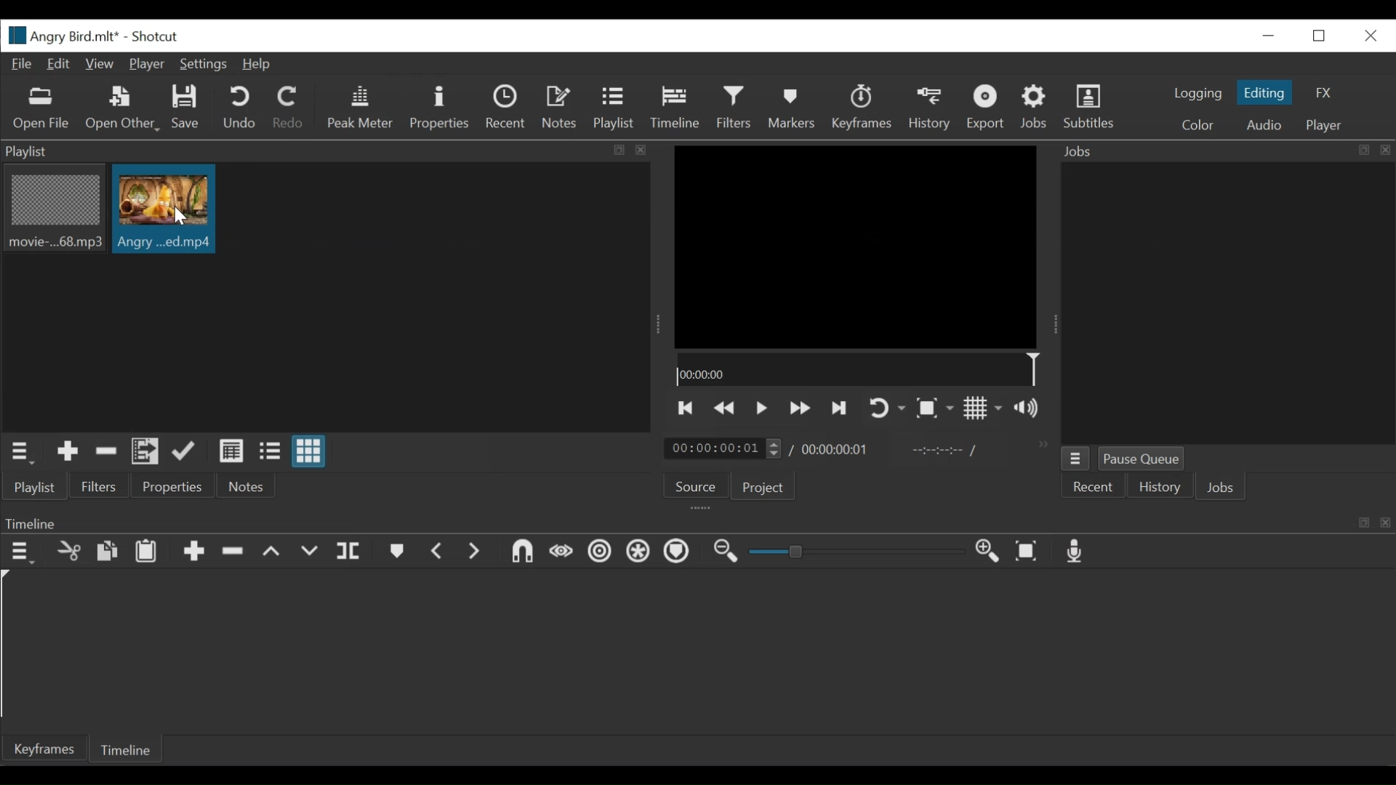 This screenshot has height=785, width=1396. Describe the element at coordinates (561, 108) in the screenshot. I see `Notes` at that location.